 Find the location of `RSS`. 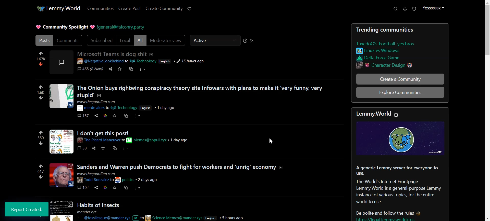

RSS is located at coordinates (252, 40).